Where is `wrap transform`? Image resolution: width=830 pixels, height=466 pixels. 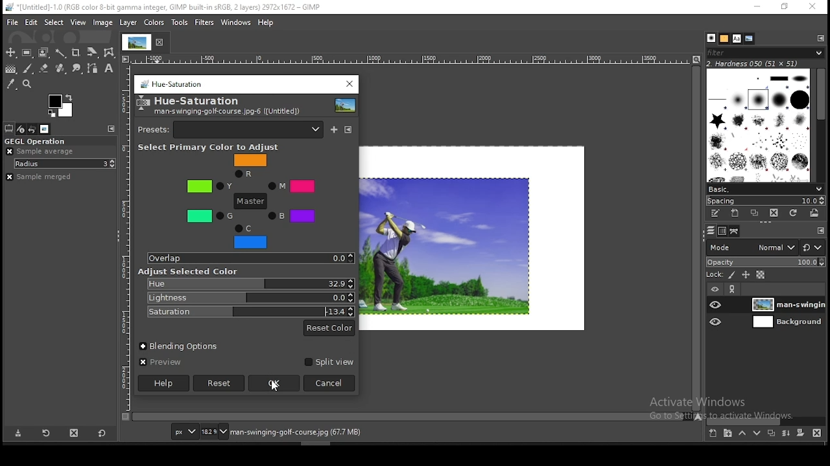
wrap transform is located at coordinates (109, 53).